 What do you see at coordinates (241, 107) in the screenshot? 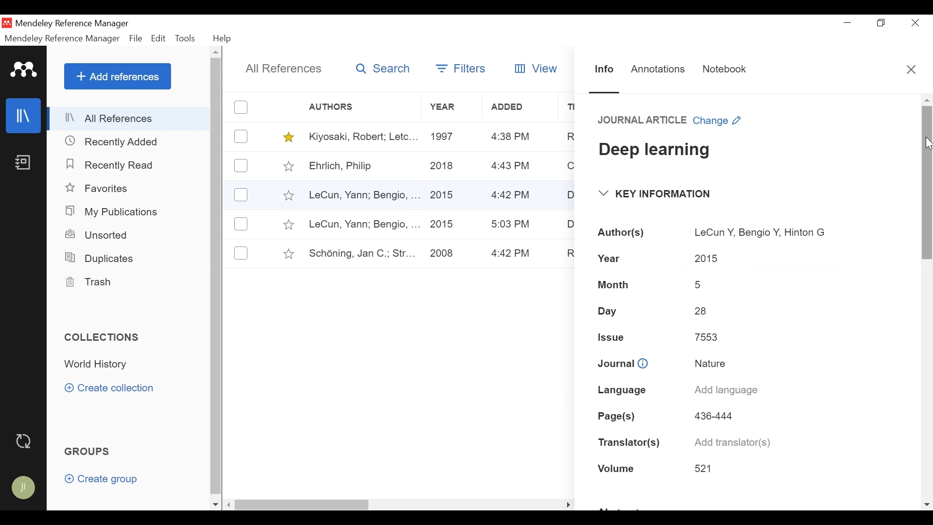
I see `(un)select` at bounding box center [241, 107].